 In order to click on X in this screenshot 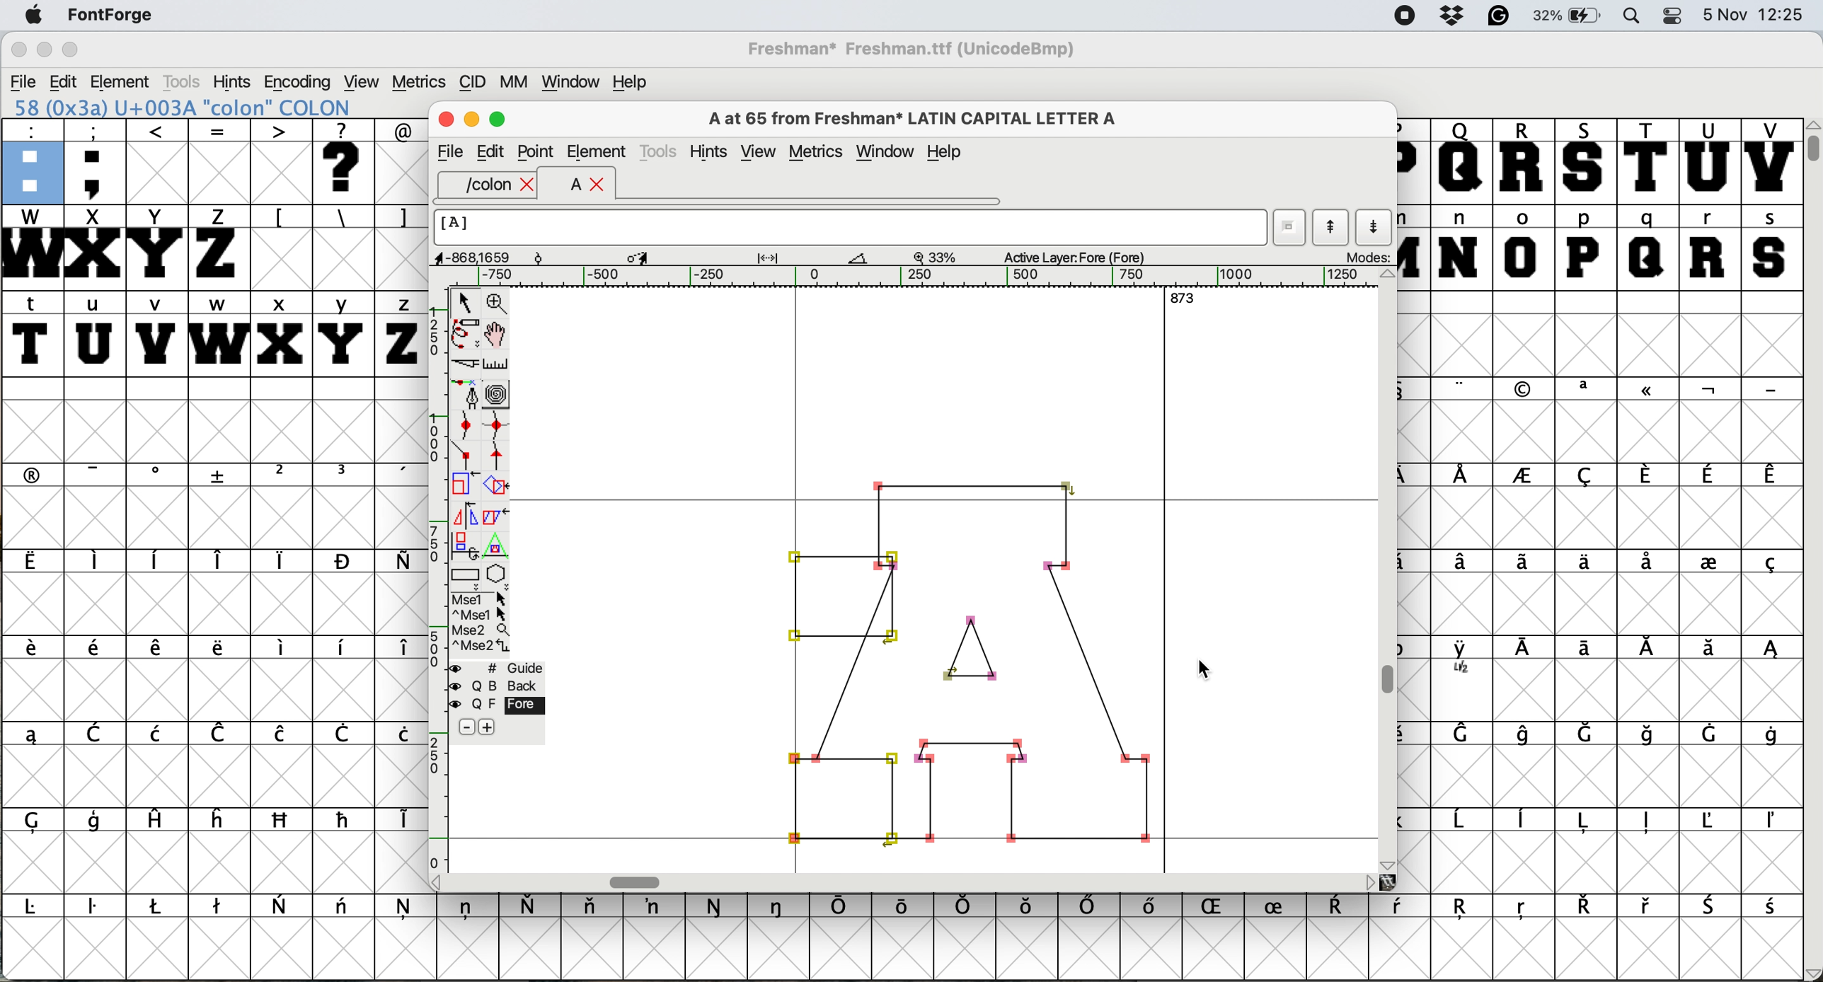, I will do `click(94, 248)`.